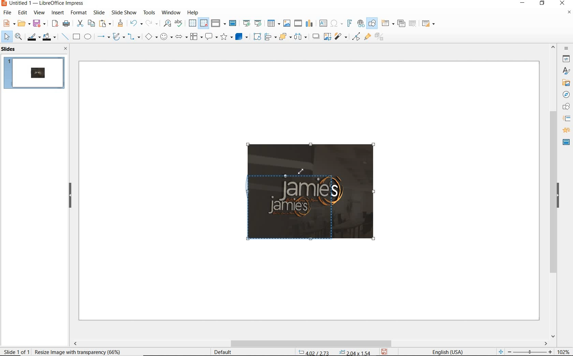  What do you see at coordinates (242, 37) in the screenshot?
I see `3d objects` at bounding box center [242, 37].